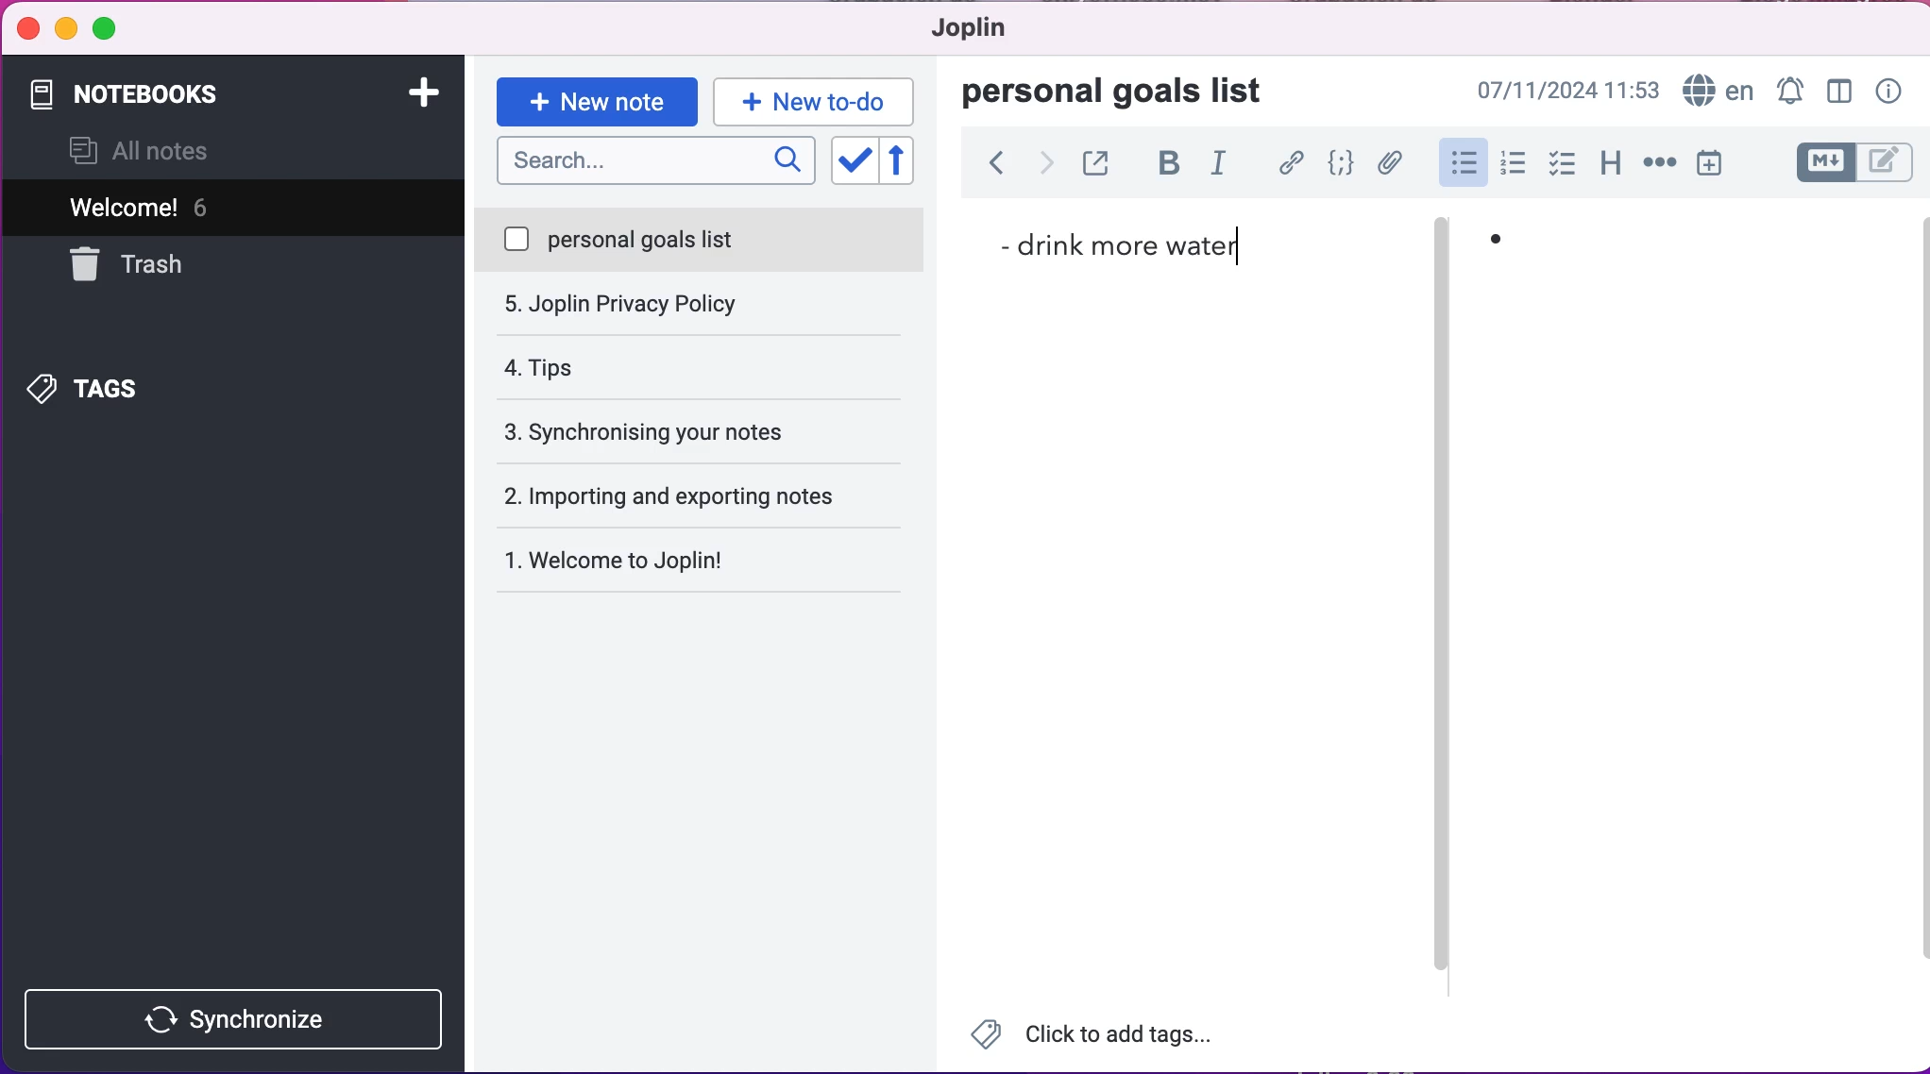  Describe the element at coordinates (187, 93) in the screenshot. I see `notebooks` at that location.